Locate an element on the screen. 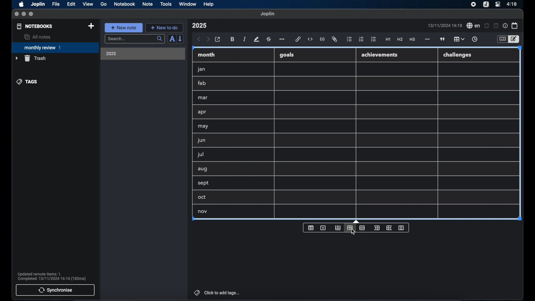 The image size is (535, 301). synchronise is located at coordinates (55, 290).